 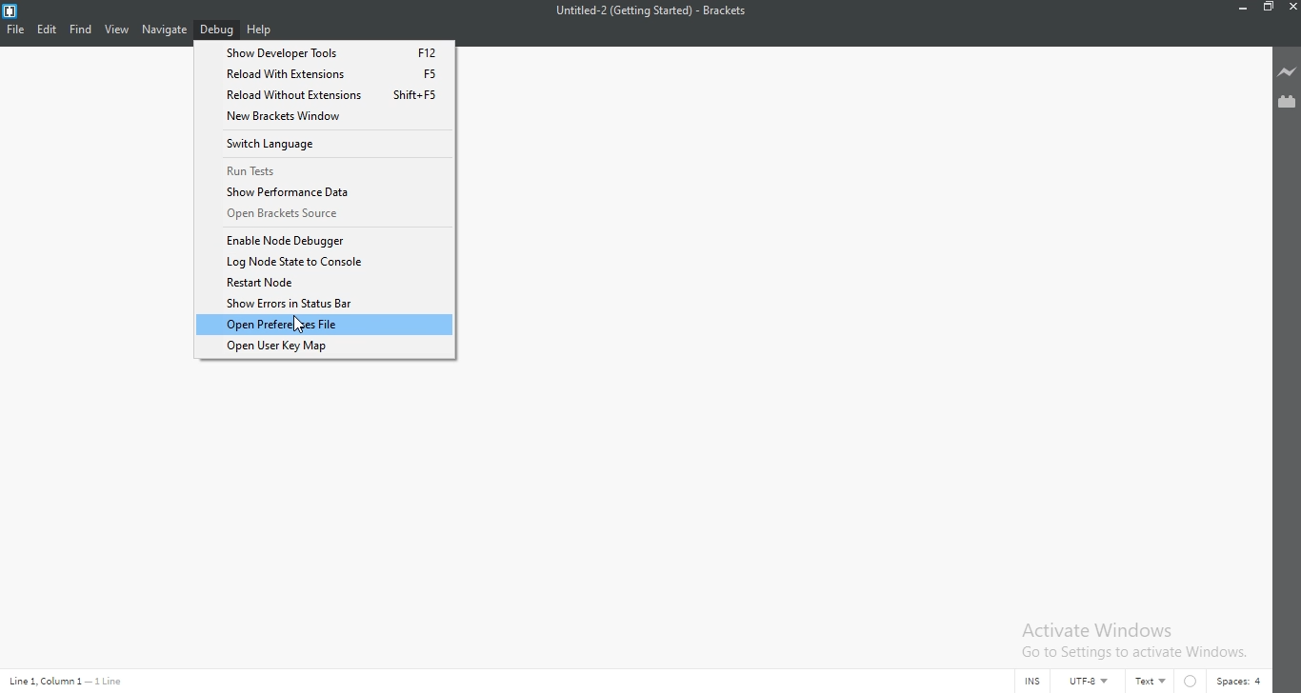 I want to click on Open Brackets Source, so click(x=326, y=214).